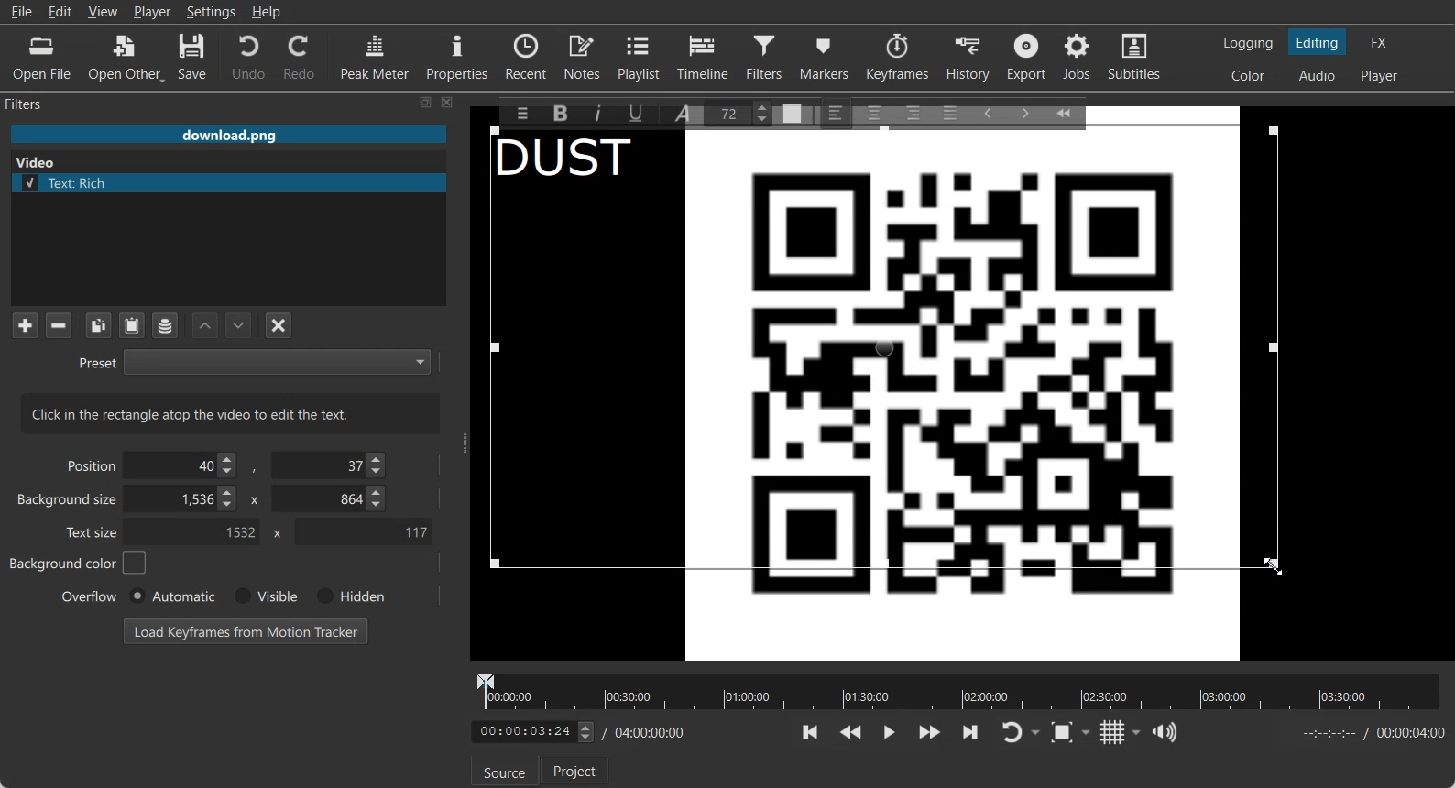  I want to click on , so click(1276, 568).